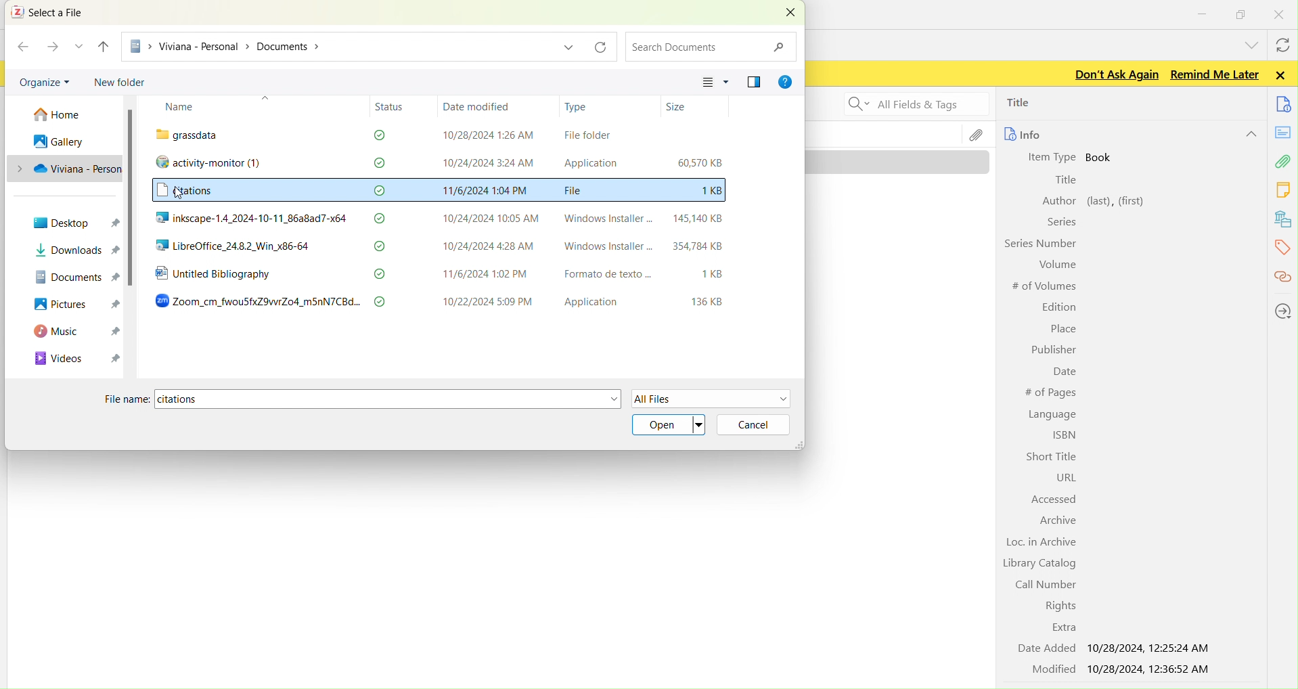 Image resolution: width=1298 pixels, height=689 pixels. Describe the element at coordinates (55, 49) in the screenshot. I see `FORWARD` at that location.